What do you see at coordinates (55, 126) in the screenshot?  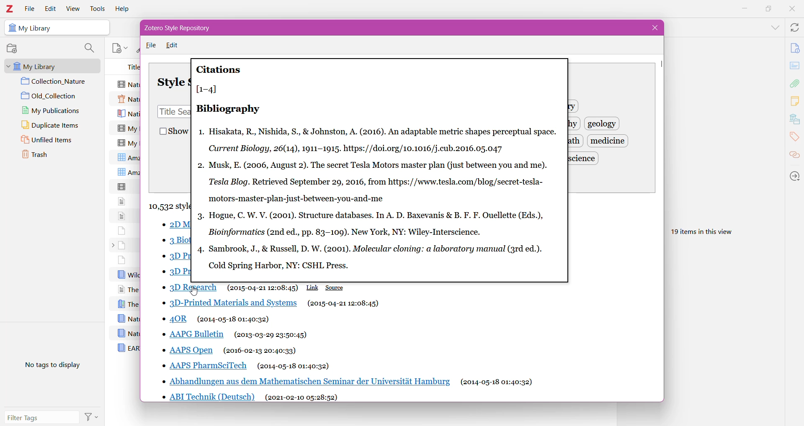 I see `Duplicate Items` at bounding box center [55, 126].